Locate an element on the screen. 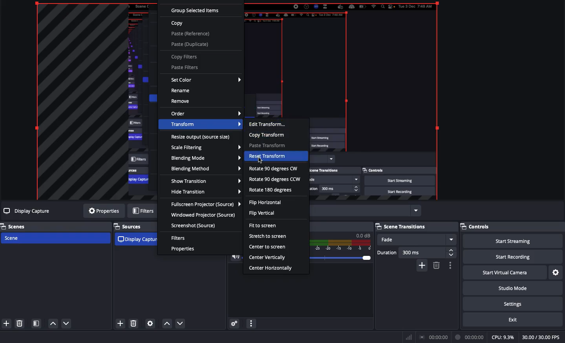 The width and height of the screenshot is (565, 343). Controls is located at coordinates (512, 227).